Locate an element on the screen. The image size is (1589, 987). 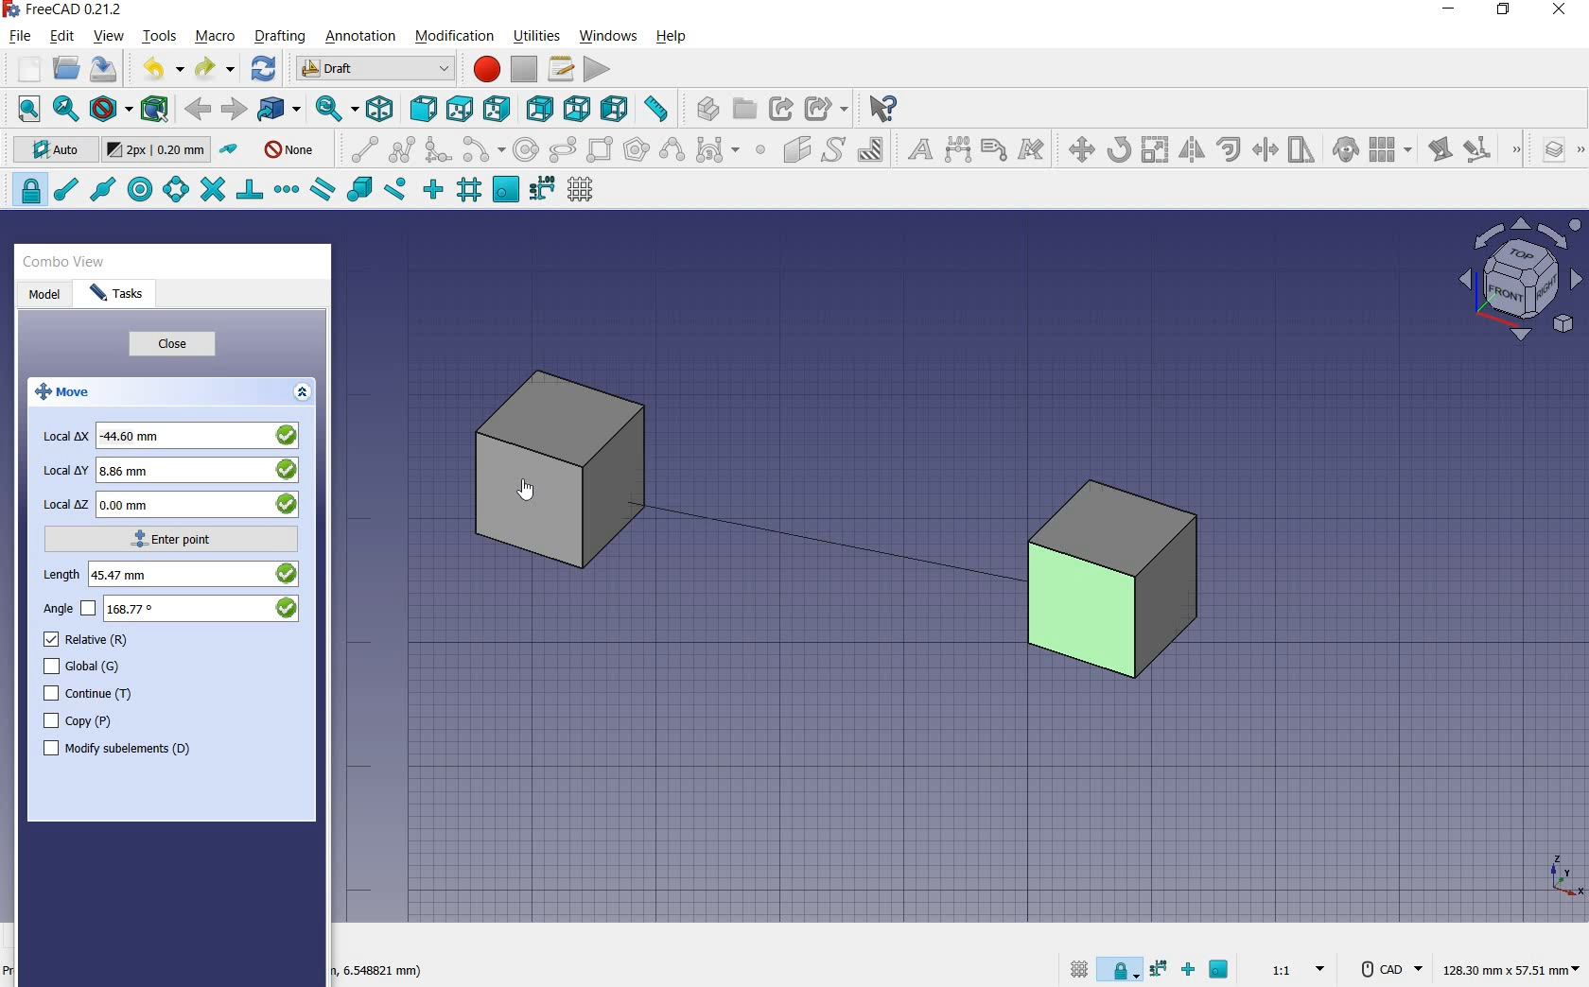
rotate is located at coordinates (1121, 148).